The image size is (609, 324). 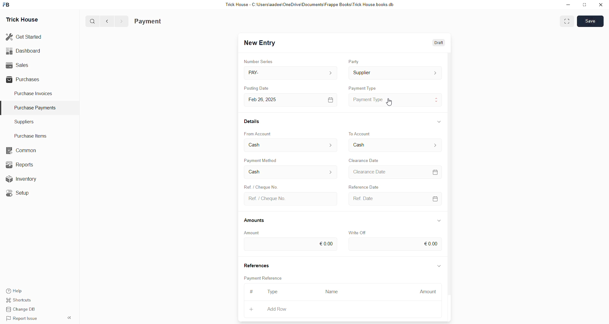 I want to click on From Account, so click(x=291, y=145).